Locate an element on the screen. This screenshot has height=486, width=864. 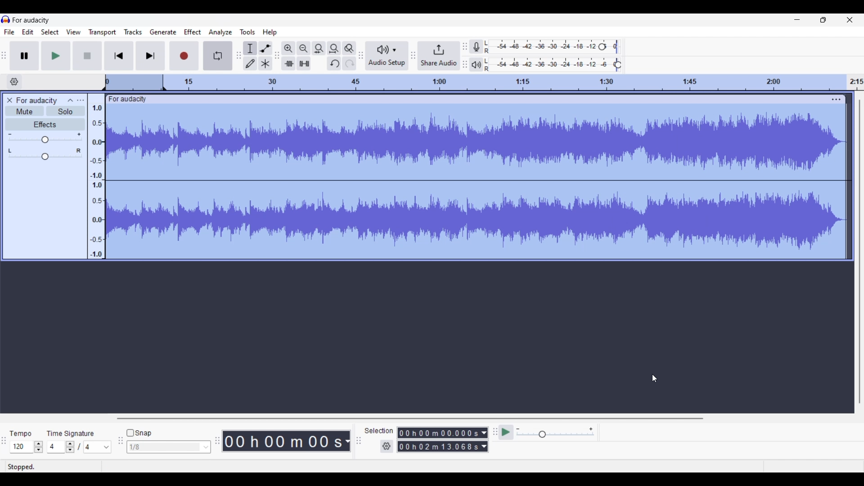
Pan left is located at coordinates (10, 151).